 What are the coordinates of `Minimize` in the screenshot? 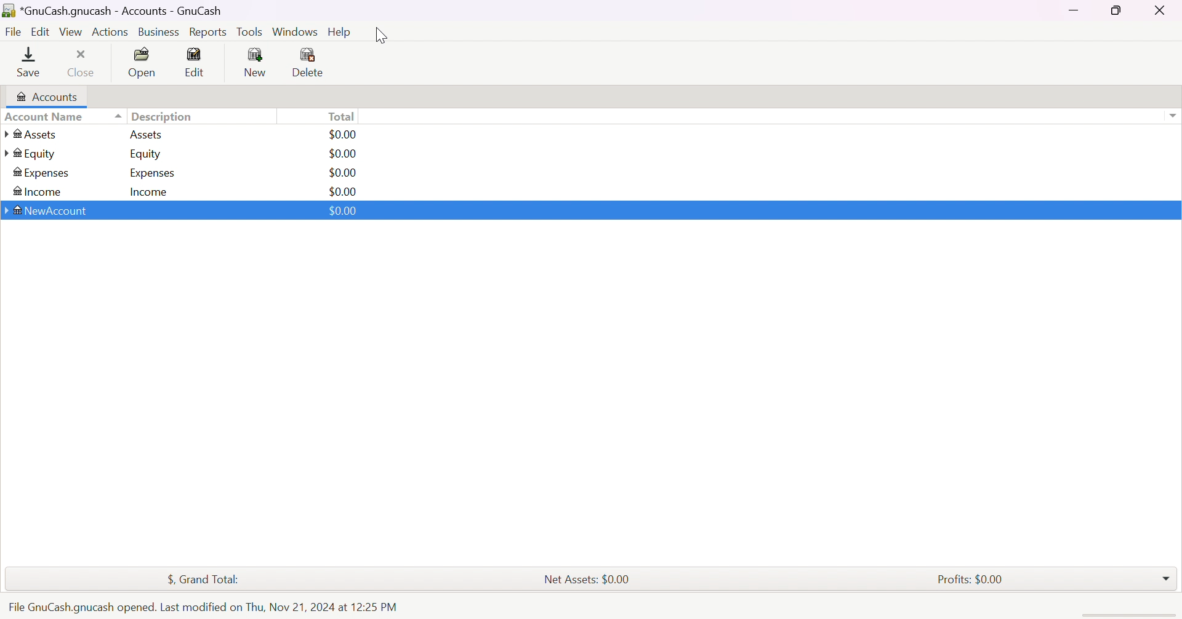 It's located at (1075, 10).